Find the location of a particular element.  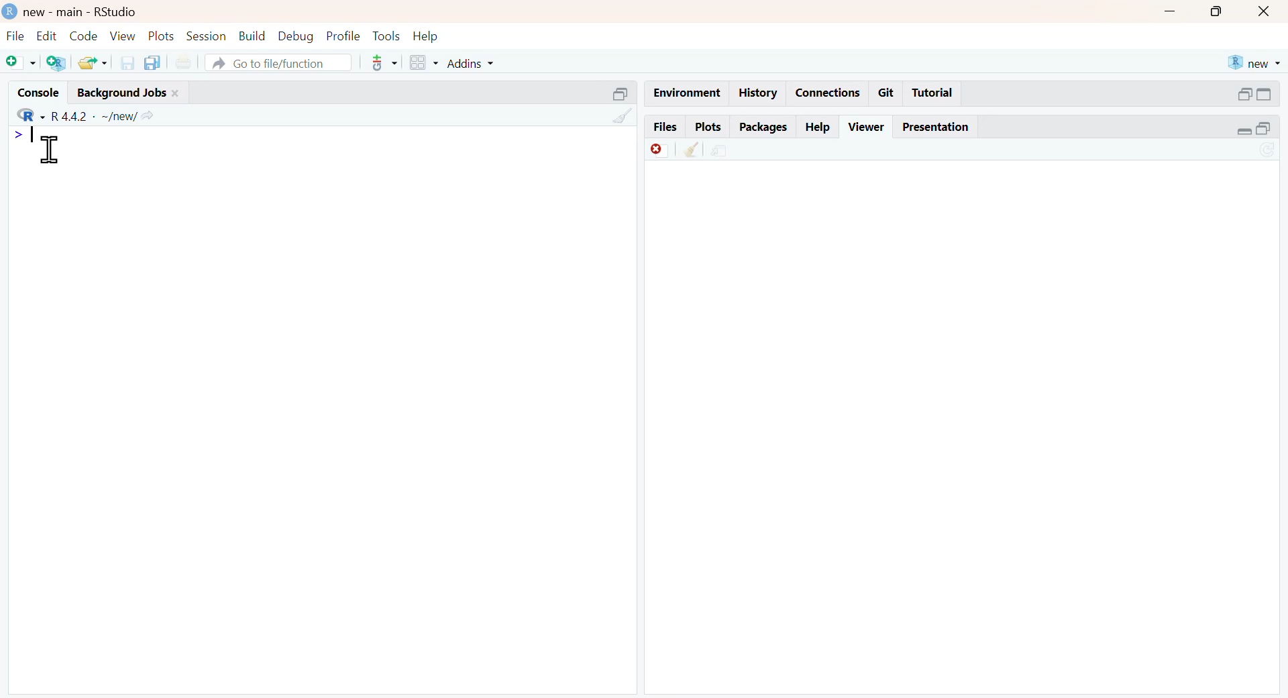

print is located at coordinates (184, 62).